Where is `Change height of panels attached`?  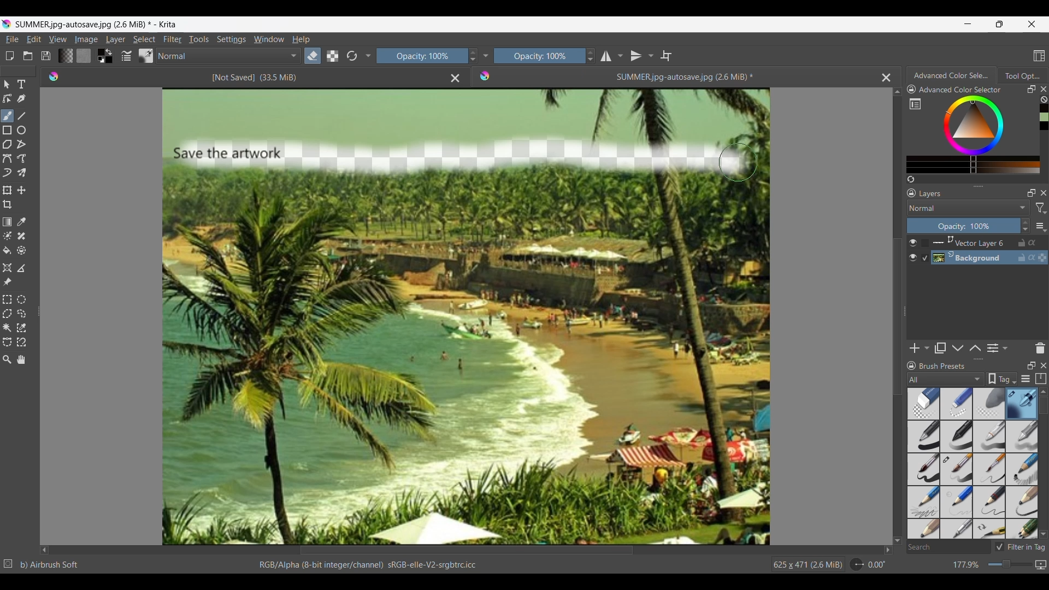 Change height of panels attached is located at coordinates (974, 359).